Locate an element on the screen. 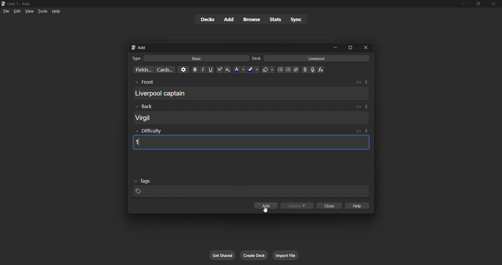 This screenshot has height=265, width=502.  is located at coordinates (144, 82).